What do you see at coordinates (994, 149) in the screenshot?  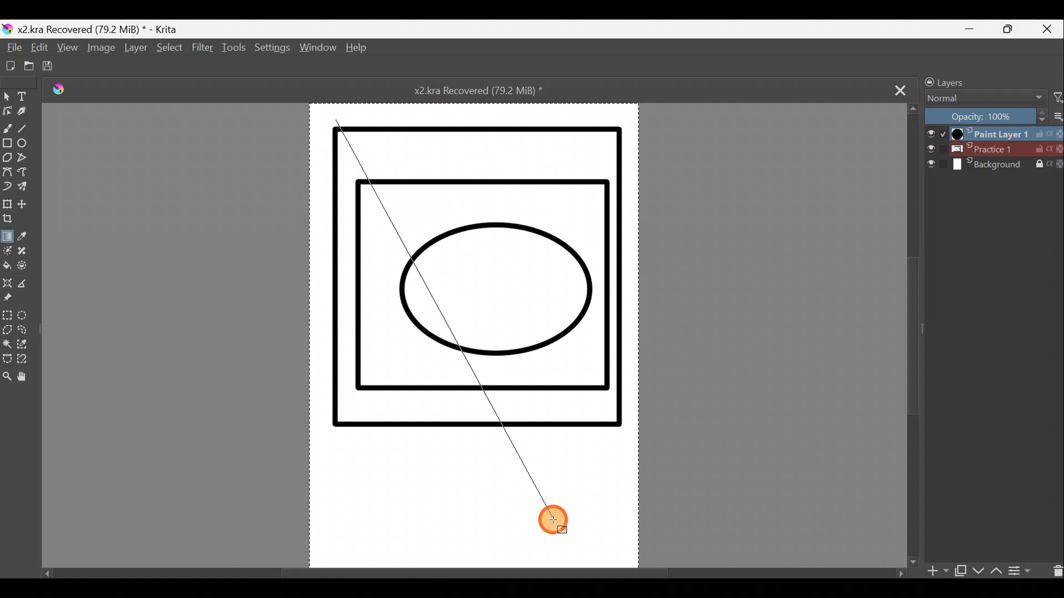 I see `Layer 2` at bounding box center [994, 149].